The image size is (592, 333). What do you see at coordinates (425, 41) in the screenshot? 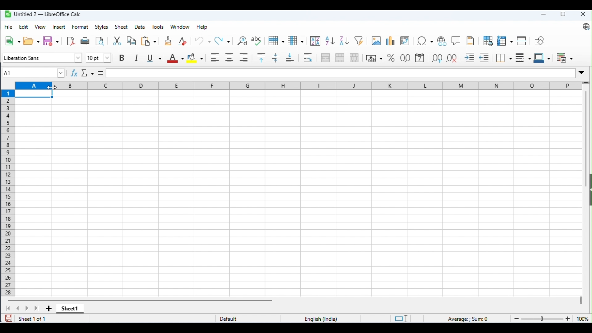
I see `insert special characters` at bounding box center [425, 41].